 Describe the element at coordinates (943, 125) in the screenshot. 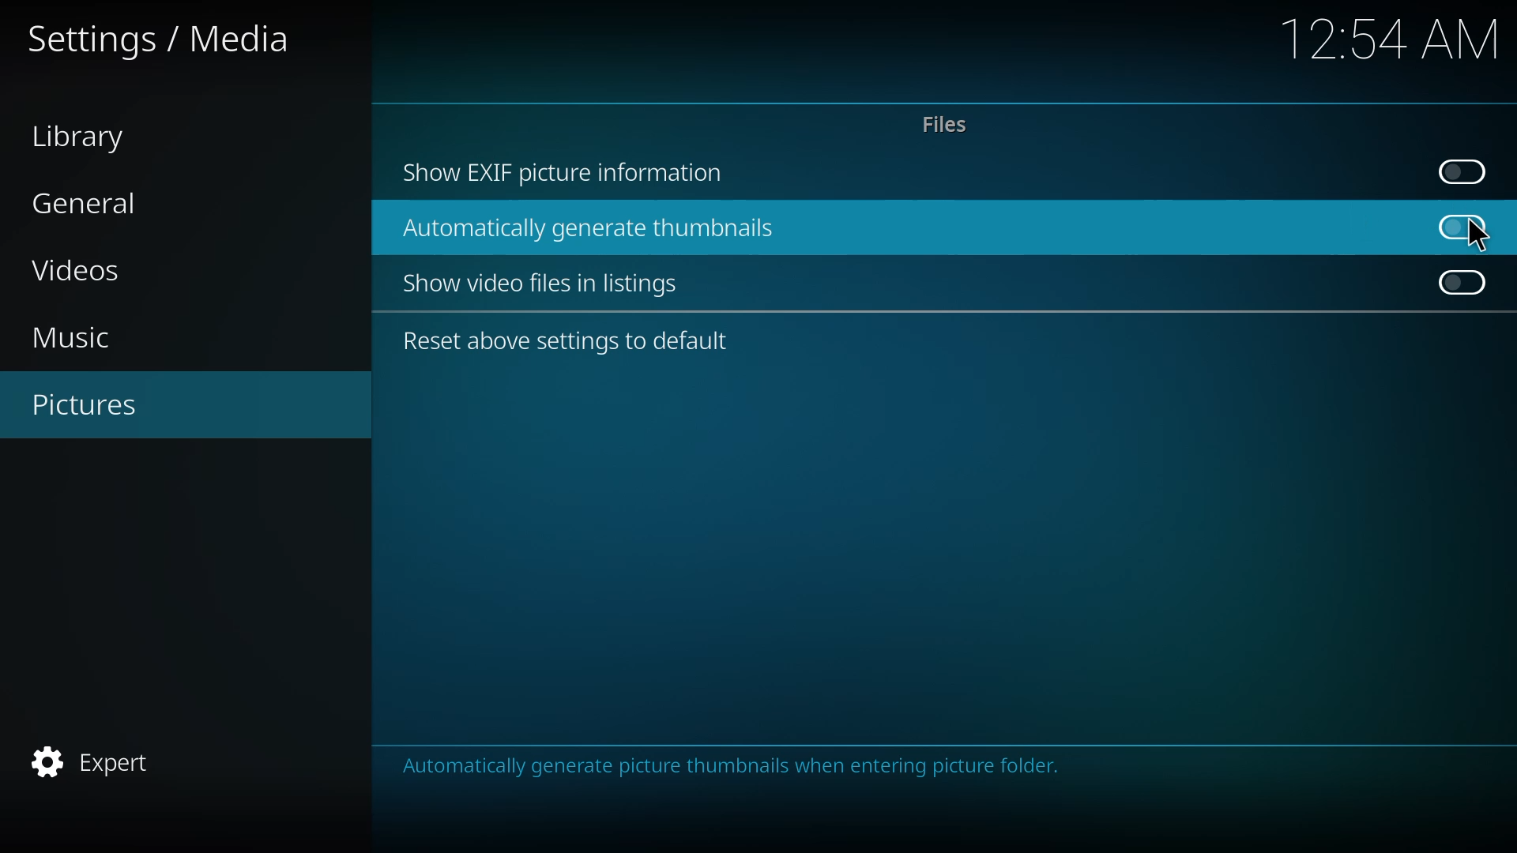

I see `files` at that location.